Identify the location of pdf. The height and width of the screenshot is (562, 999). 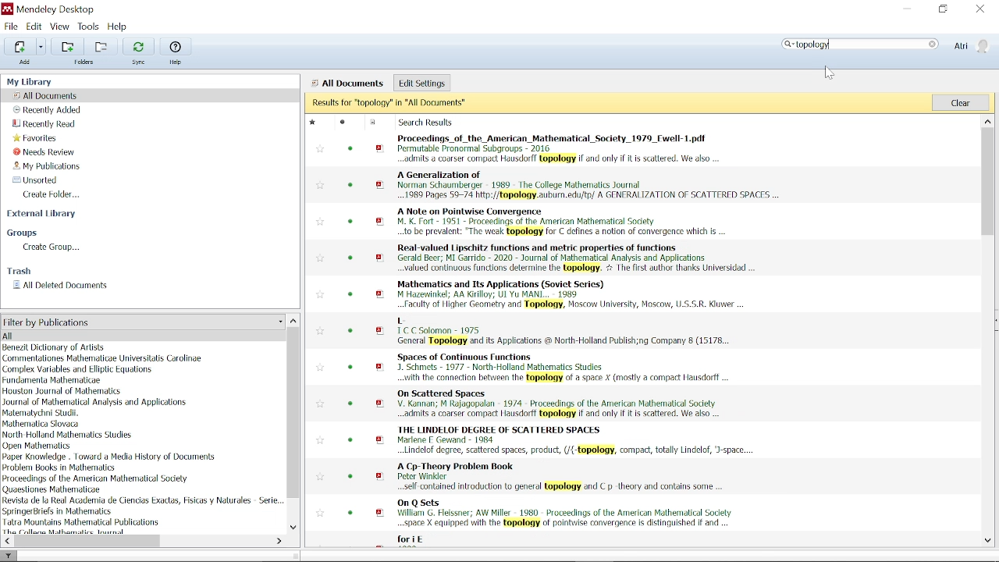
(380, 441).